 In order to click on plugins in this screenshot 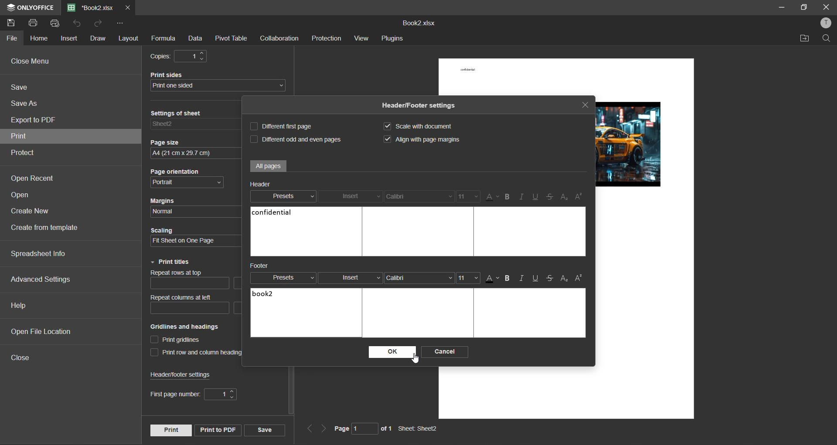, I will do `click(394, 39)`.